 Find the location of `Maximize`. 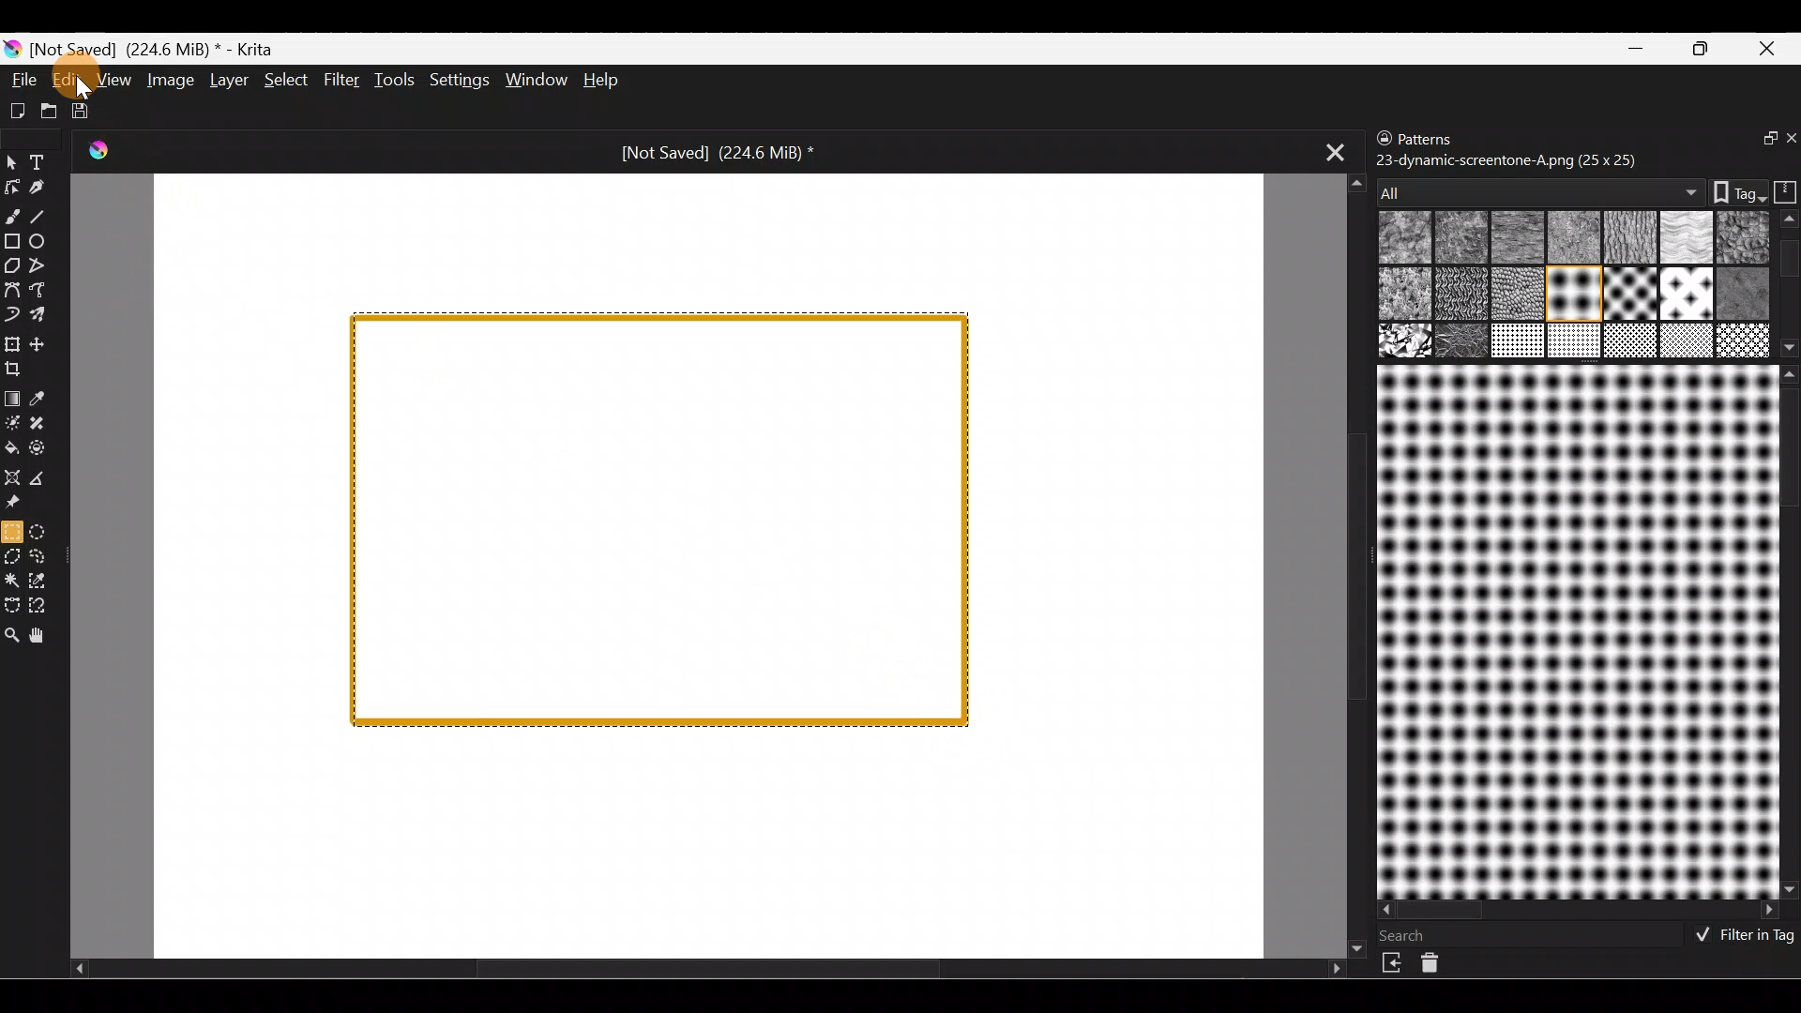

Maximize is located at coordinates (1705, 49).